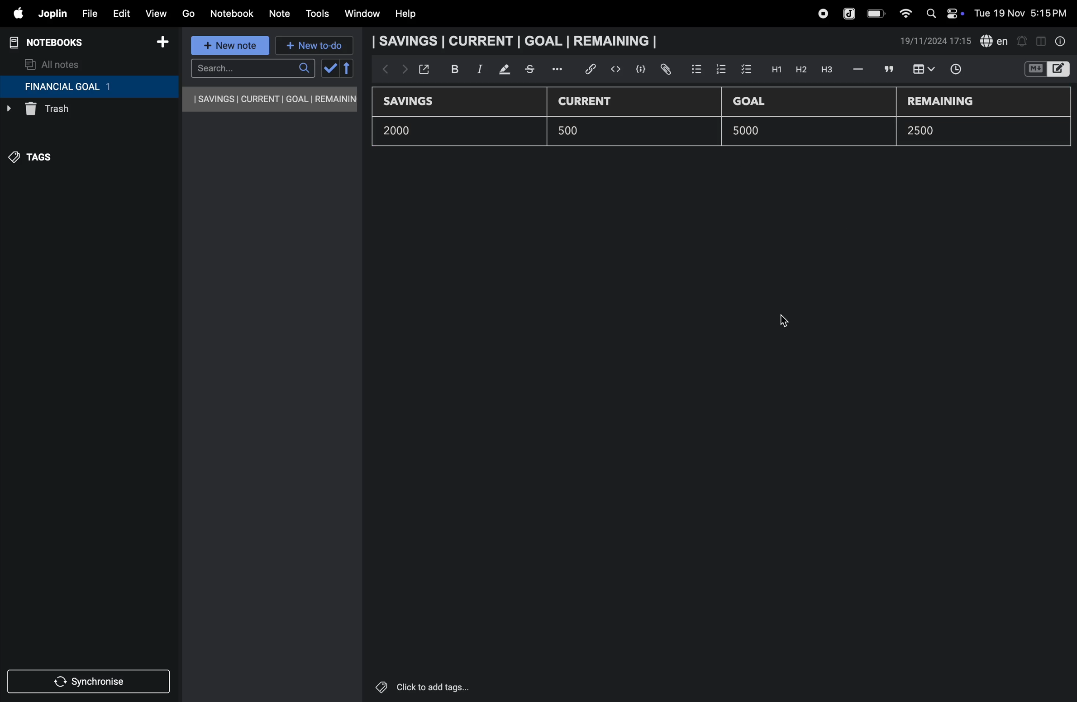  What do you see at coordinates (361, 14) in the screenshot?
I see `window` at bounding box center [361, 14].